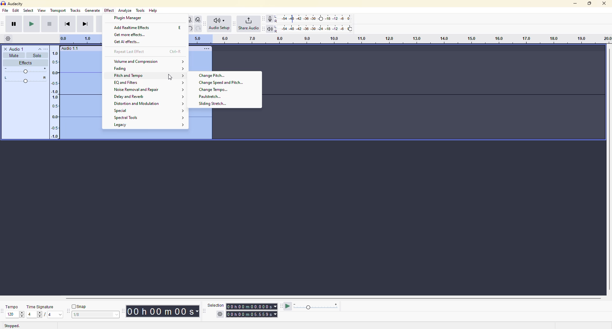  What do you see at coordinates (271, 18) in the screenshot?
I see `record meter` at bounding box center [271, 18].